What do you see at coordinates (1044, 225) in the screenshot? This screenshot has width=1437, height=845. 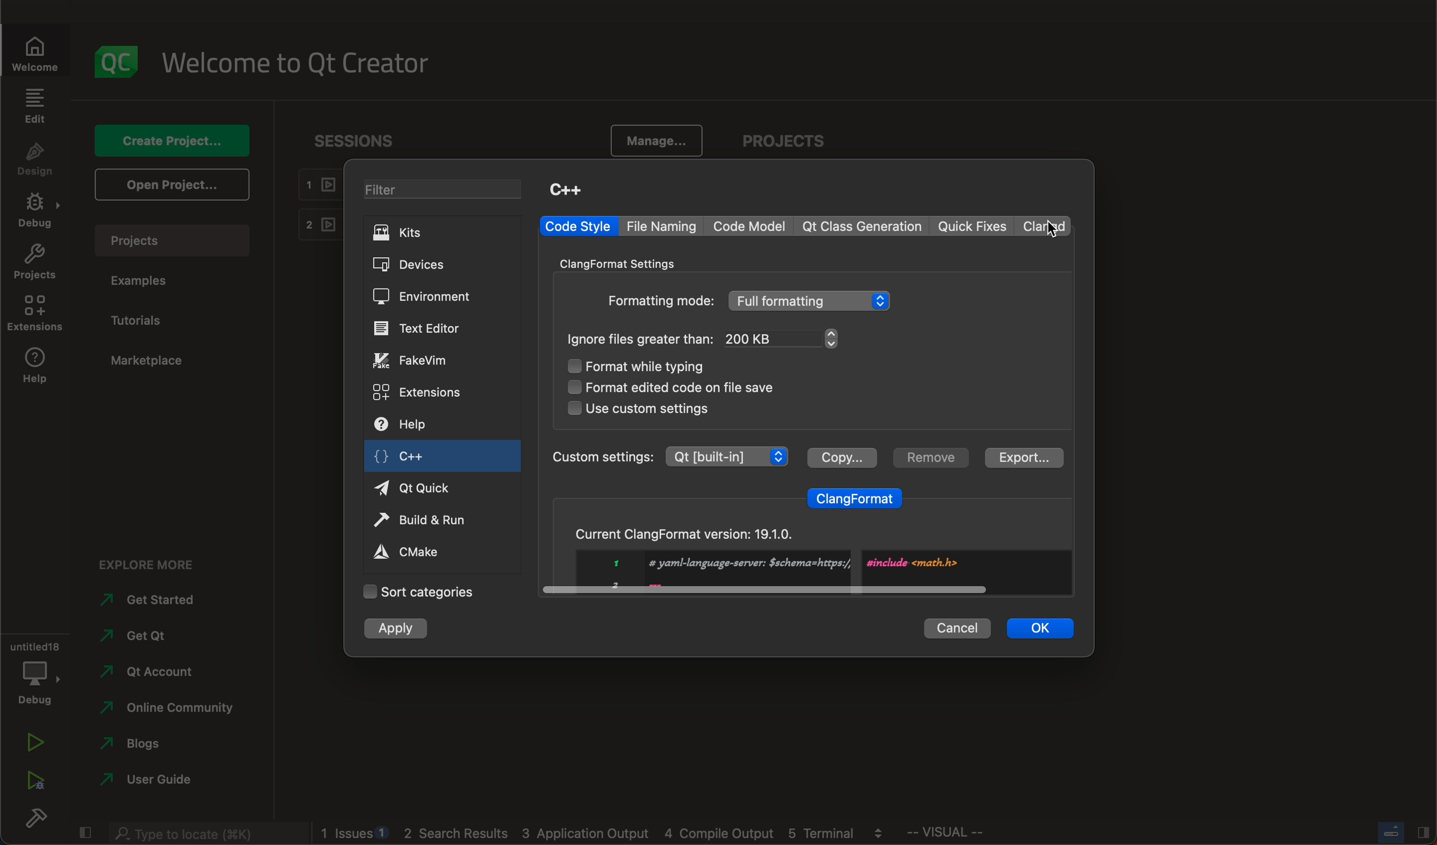 I see `clangd` at bounding box center [1044, 225].